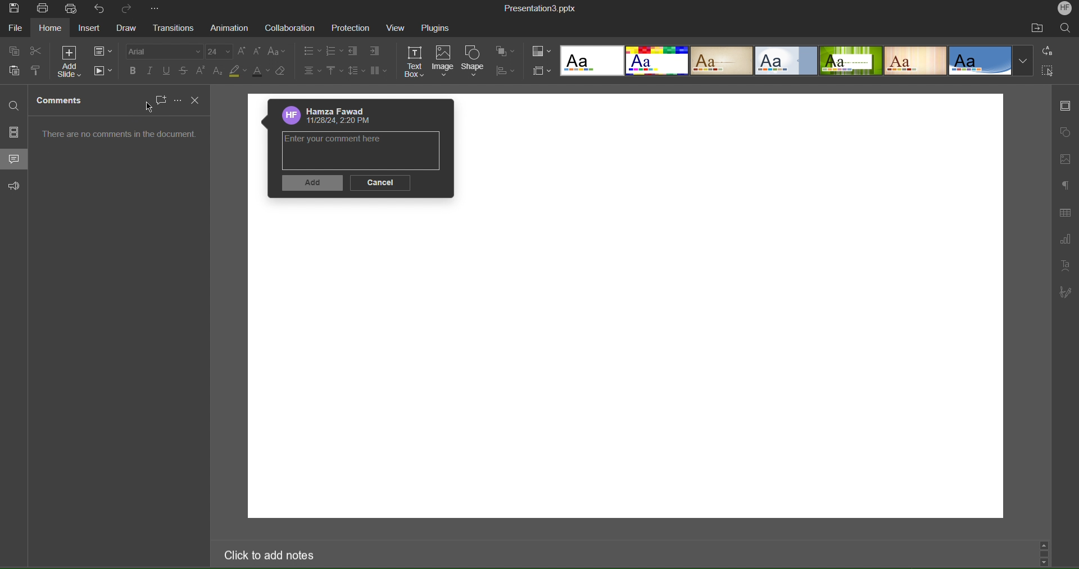  Describe the element at coordinates (236, 72) in the screenshot. I see `Highlight` at that location.